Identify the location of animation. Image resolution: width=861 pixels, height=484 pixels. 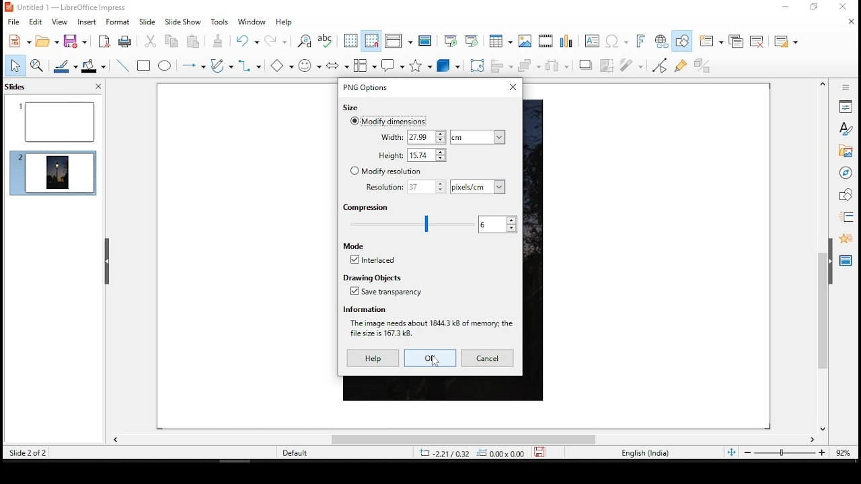
(846, 239).